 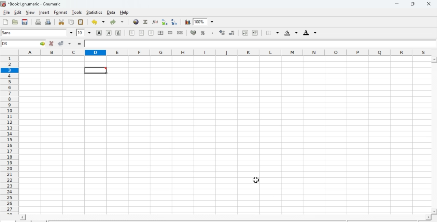 I want to click on Minimize, so click(x=397, y=4).